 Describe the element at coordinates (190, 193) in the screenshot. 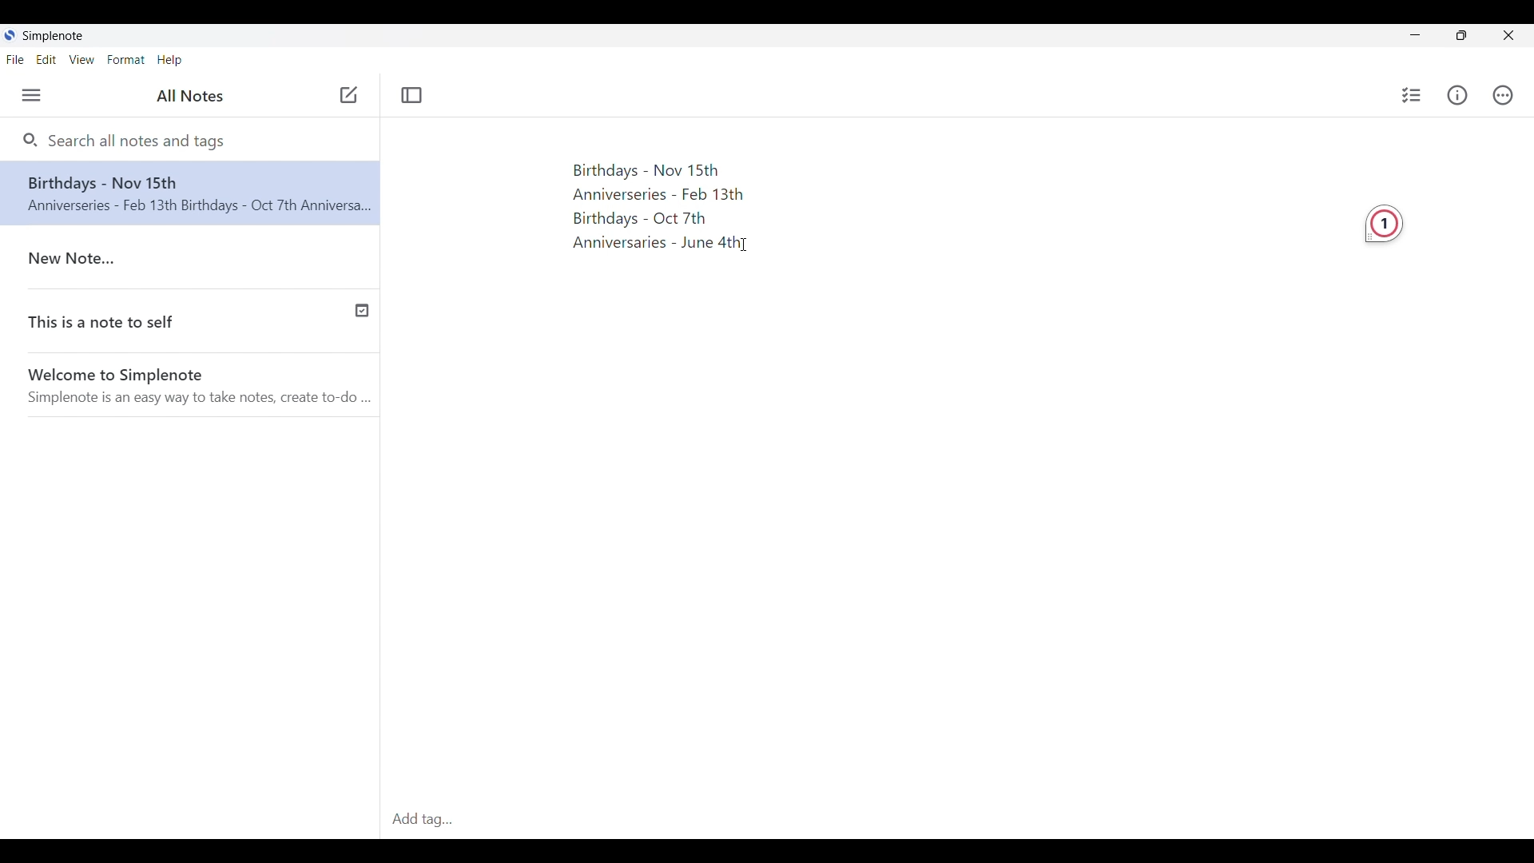

I see `Note text changed` at that location.